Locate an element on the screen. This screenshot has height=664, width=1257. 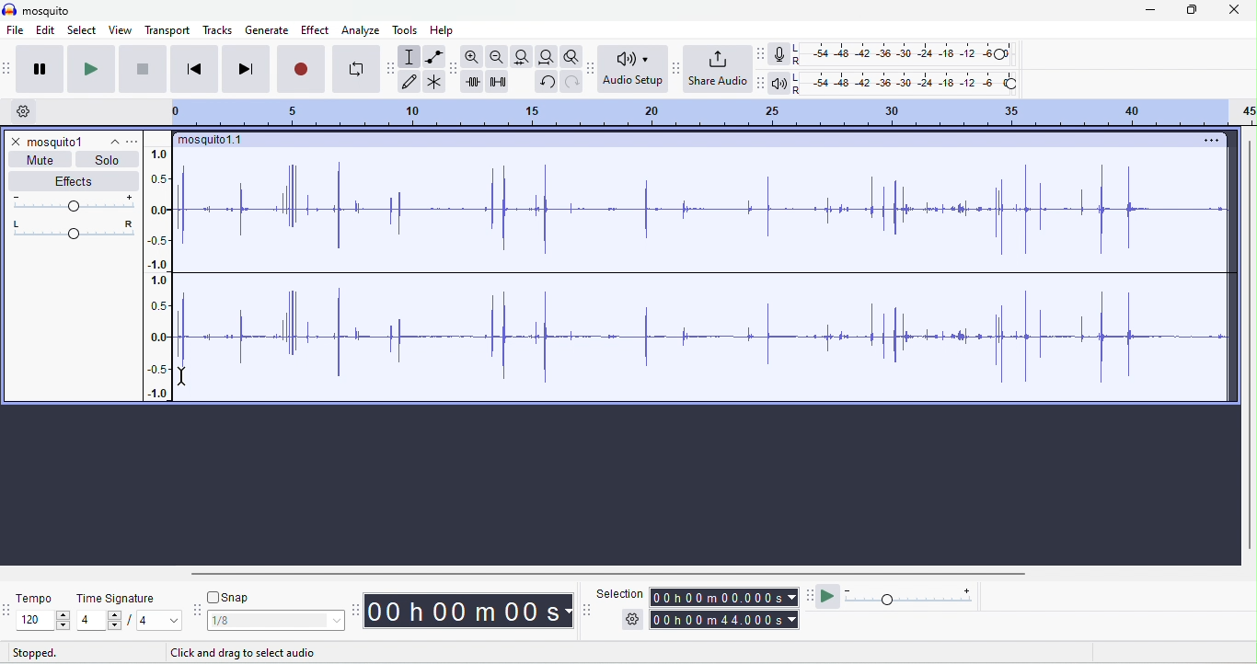
effects is located at coordinates (75, 179).